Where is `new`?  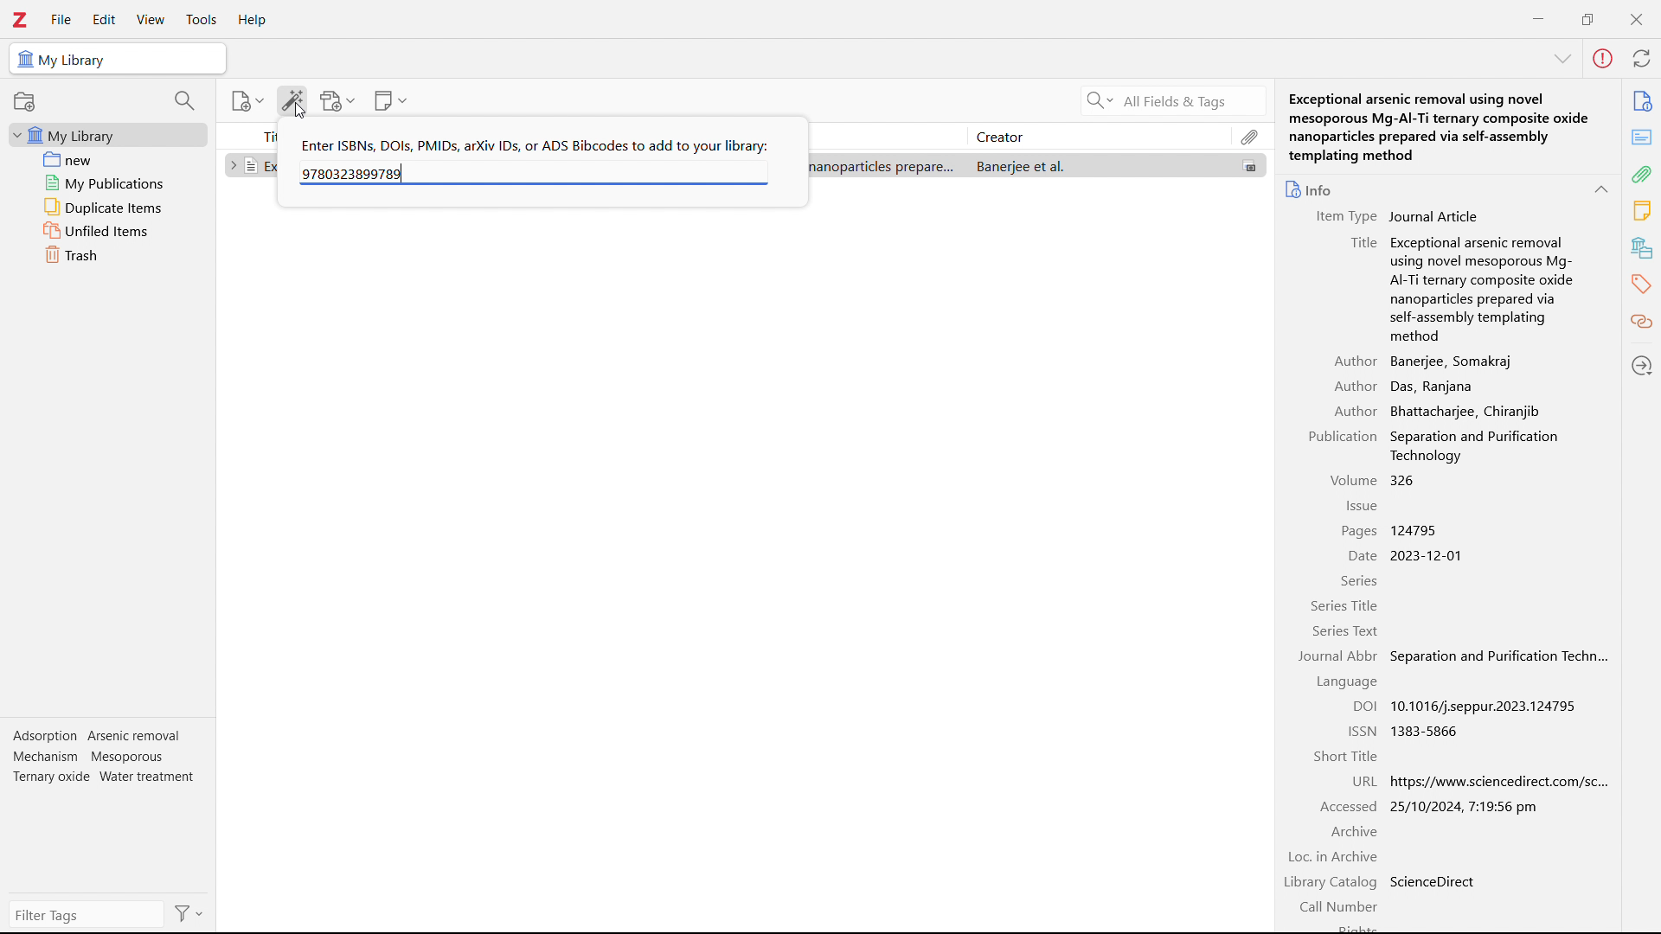
new is located at coordinates (110, 159).